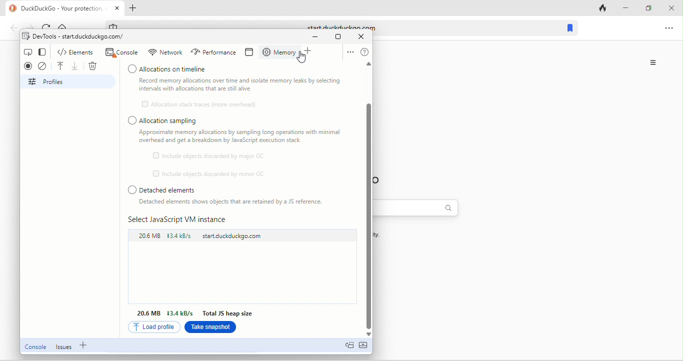  What do you see at coordinates (364, 65) in the screenshot?
I see `move up` at bounding box center [364, 65].